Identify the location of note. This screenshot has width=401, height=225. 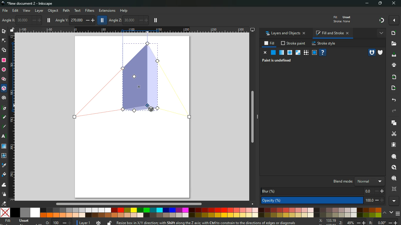
(5, 117).